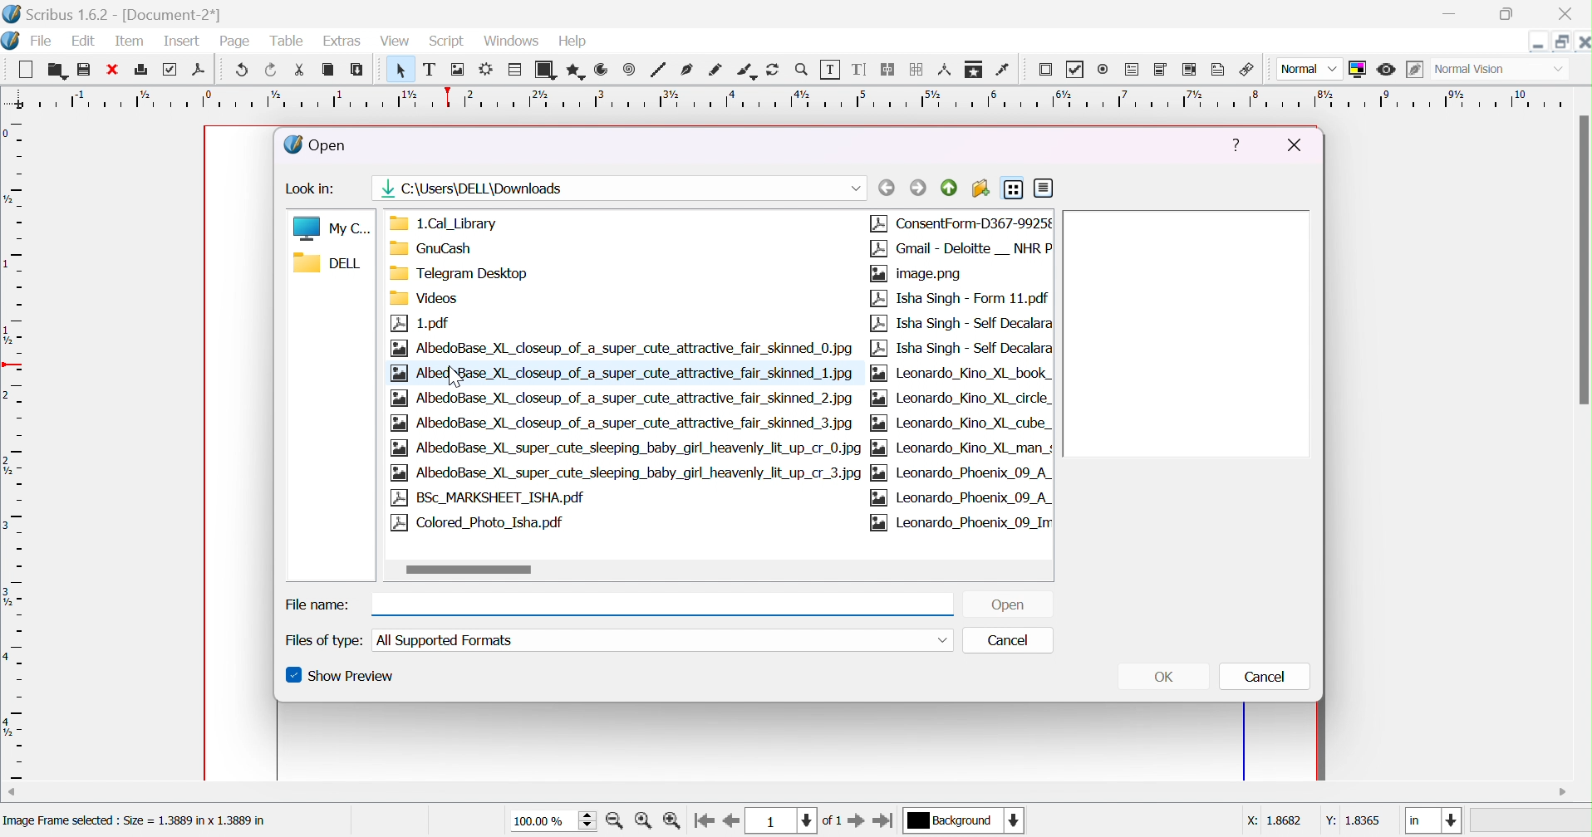 Image resolution: width=1592 pixels, height=837 pixels. What do you see at coordinates (172, 70) in the screenshot?
I see `preflight verifier` at bounding box center [172, 70].